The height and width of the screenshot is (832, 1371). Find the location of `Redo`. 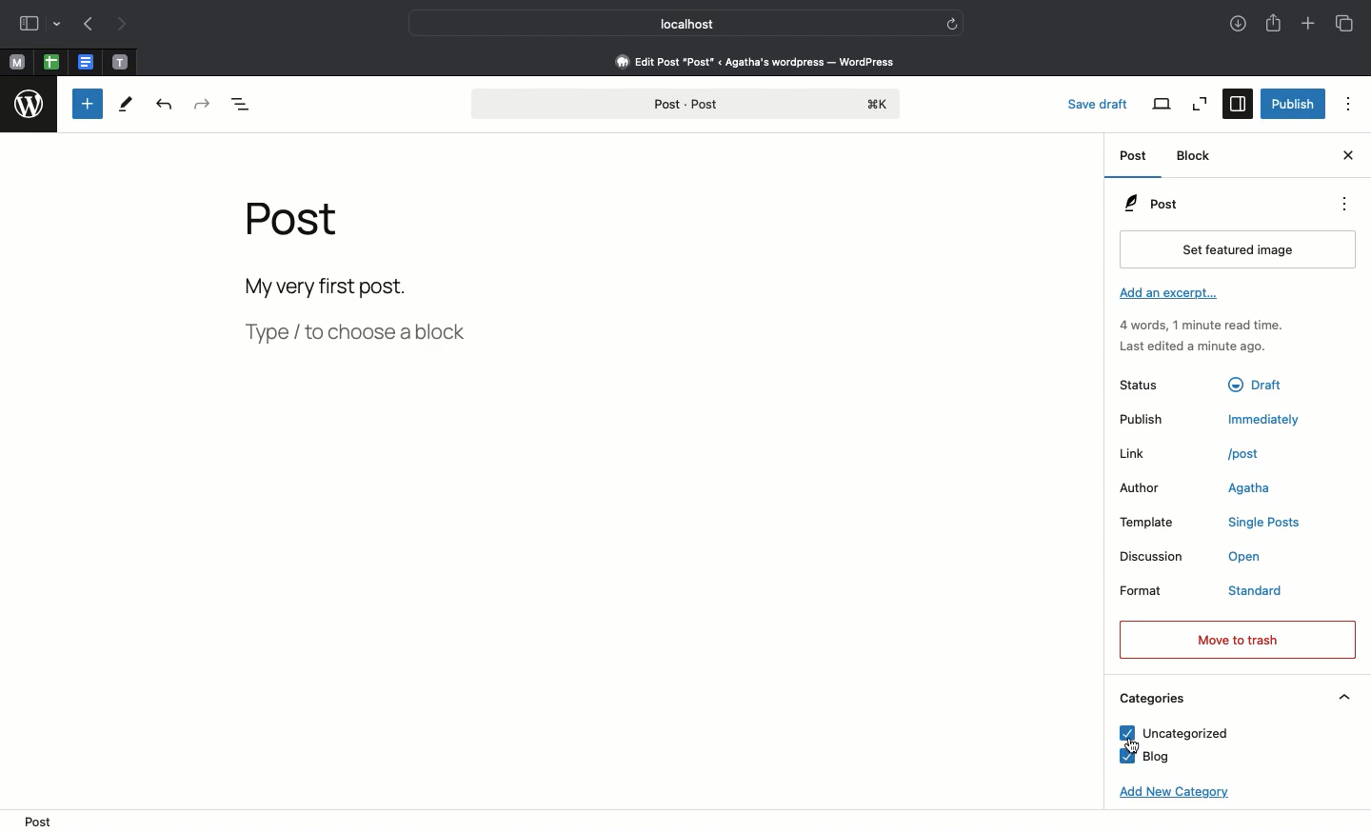

Redo is located at coordinates (203, 105).